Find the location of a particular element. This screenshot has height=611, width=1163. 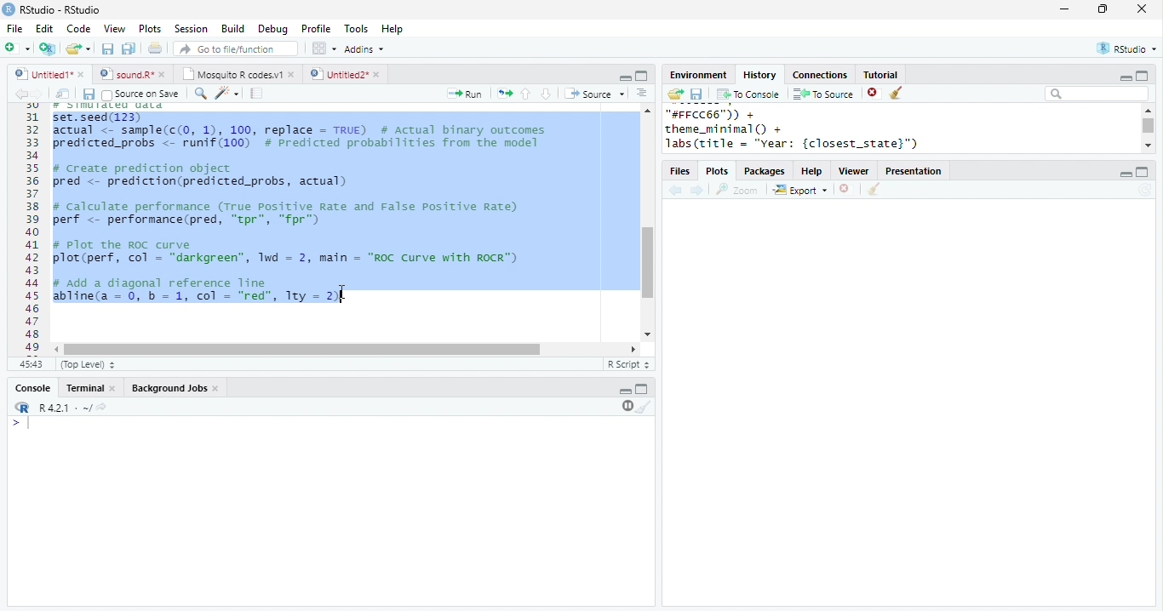

simulated data set.seed(123) actual <- sample(c(0, 1), 100, replace = TRUE) # Actual binary outcomespredicted probs < runif(100) # Predicted probabilities from the model is located at coordinates (302, 126).